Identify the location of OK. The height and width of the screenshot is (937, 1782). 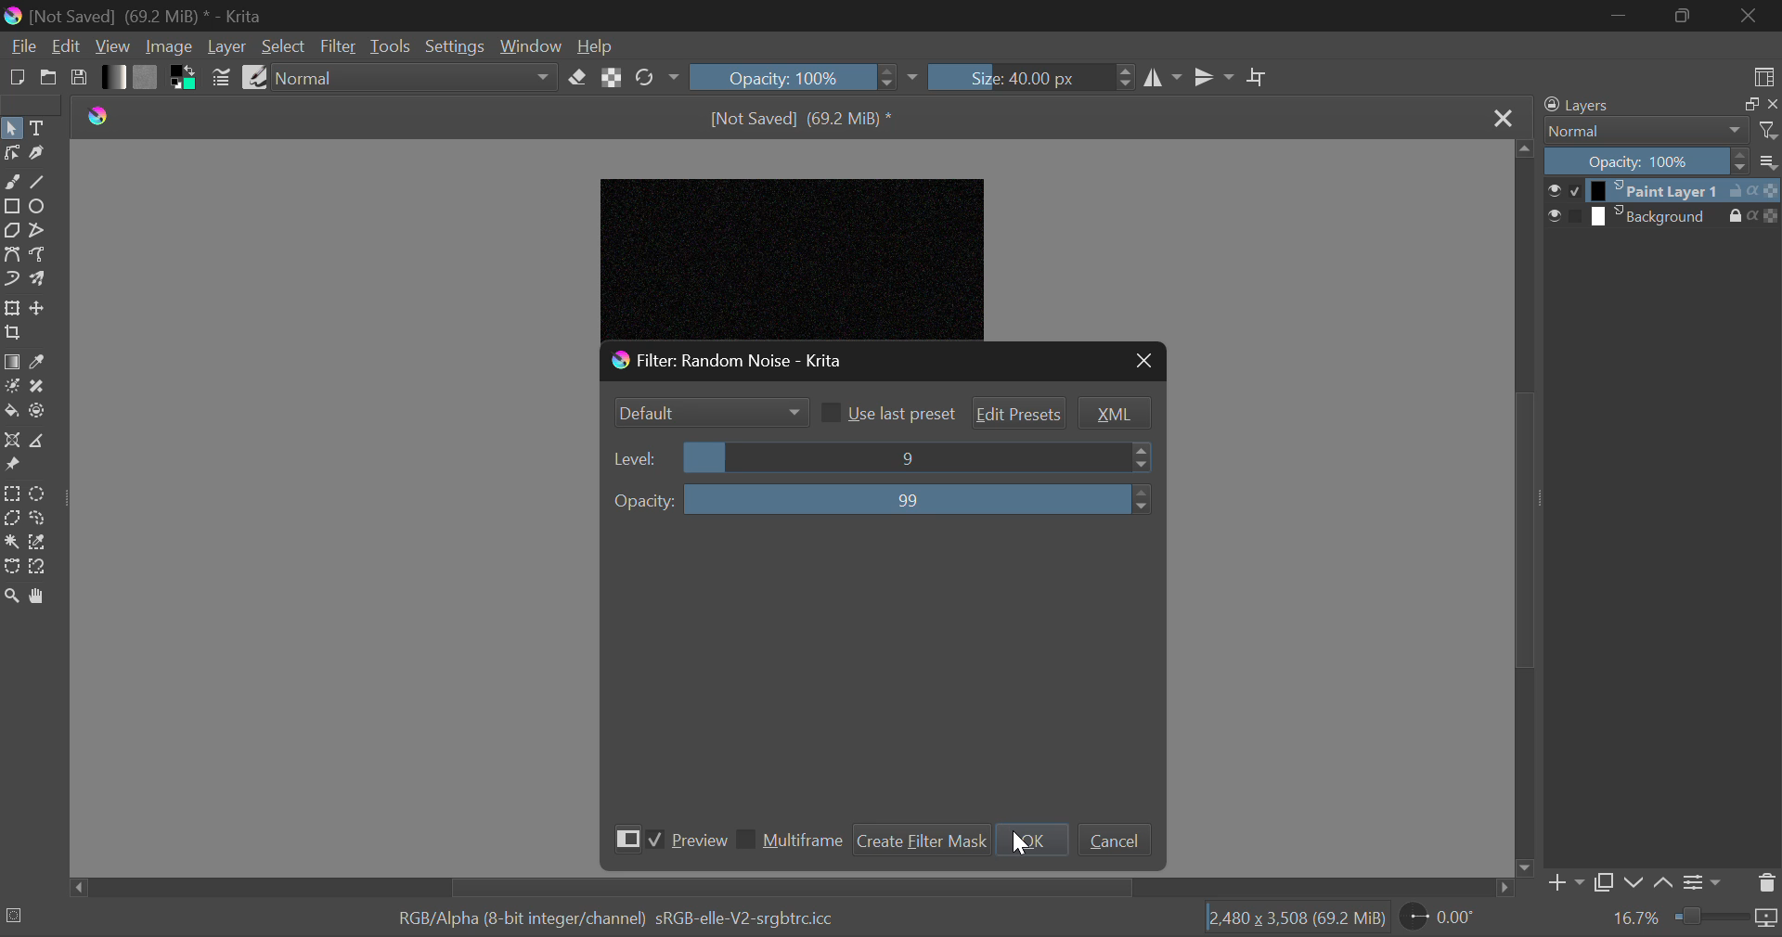
(1036, 840).